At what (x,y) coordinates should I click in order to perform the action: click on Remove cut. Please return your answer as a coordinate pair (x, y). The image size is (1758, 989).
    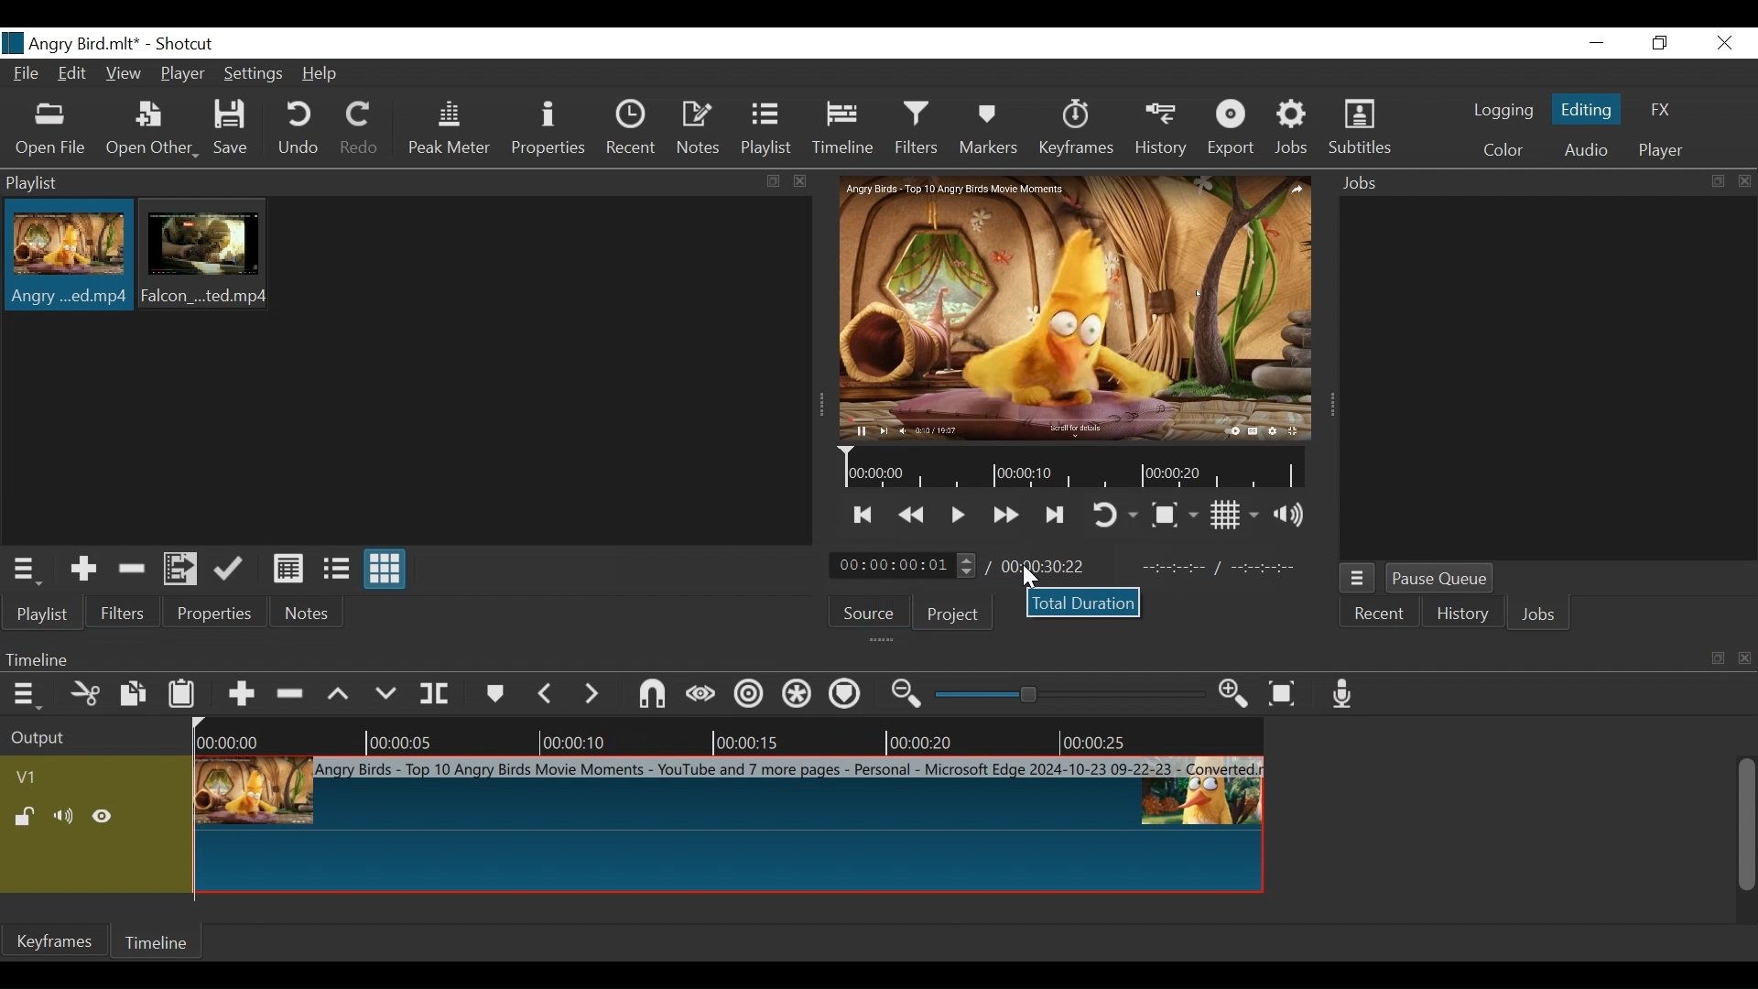
    Looking at the image, I should click on (131, 571).